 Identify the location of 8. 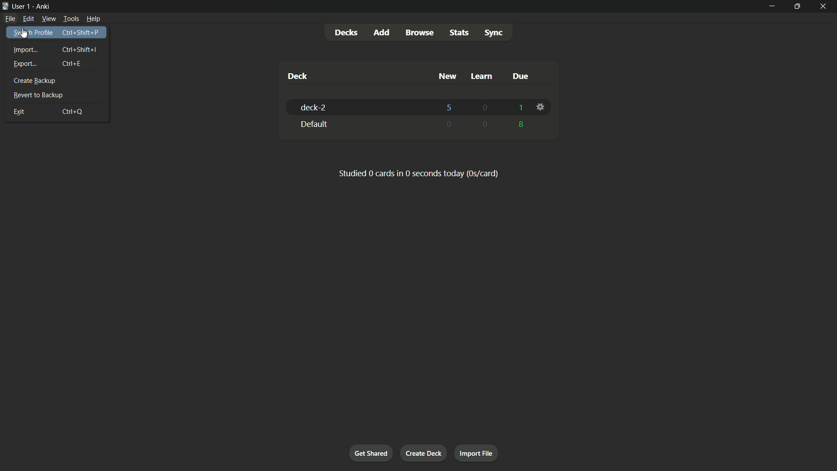
(522, 125).